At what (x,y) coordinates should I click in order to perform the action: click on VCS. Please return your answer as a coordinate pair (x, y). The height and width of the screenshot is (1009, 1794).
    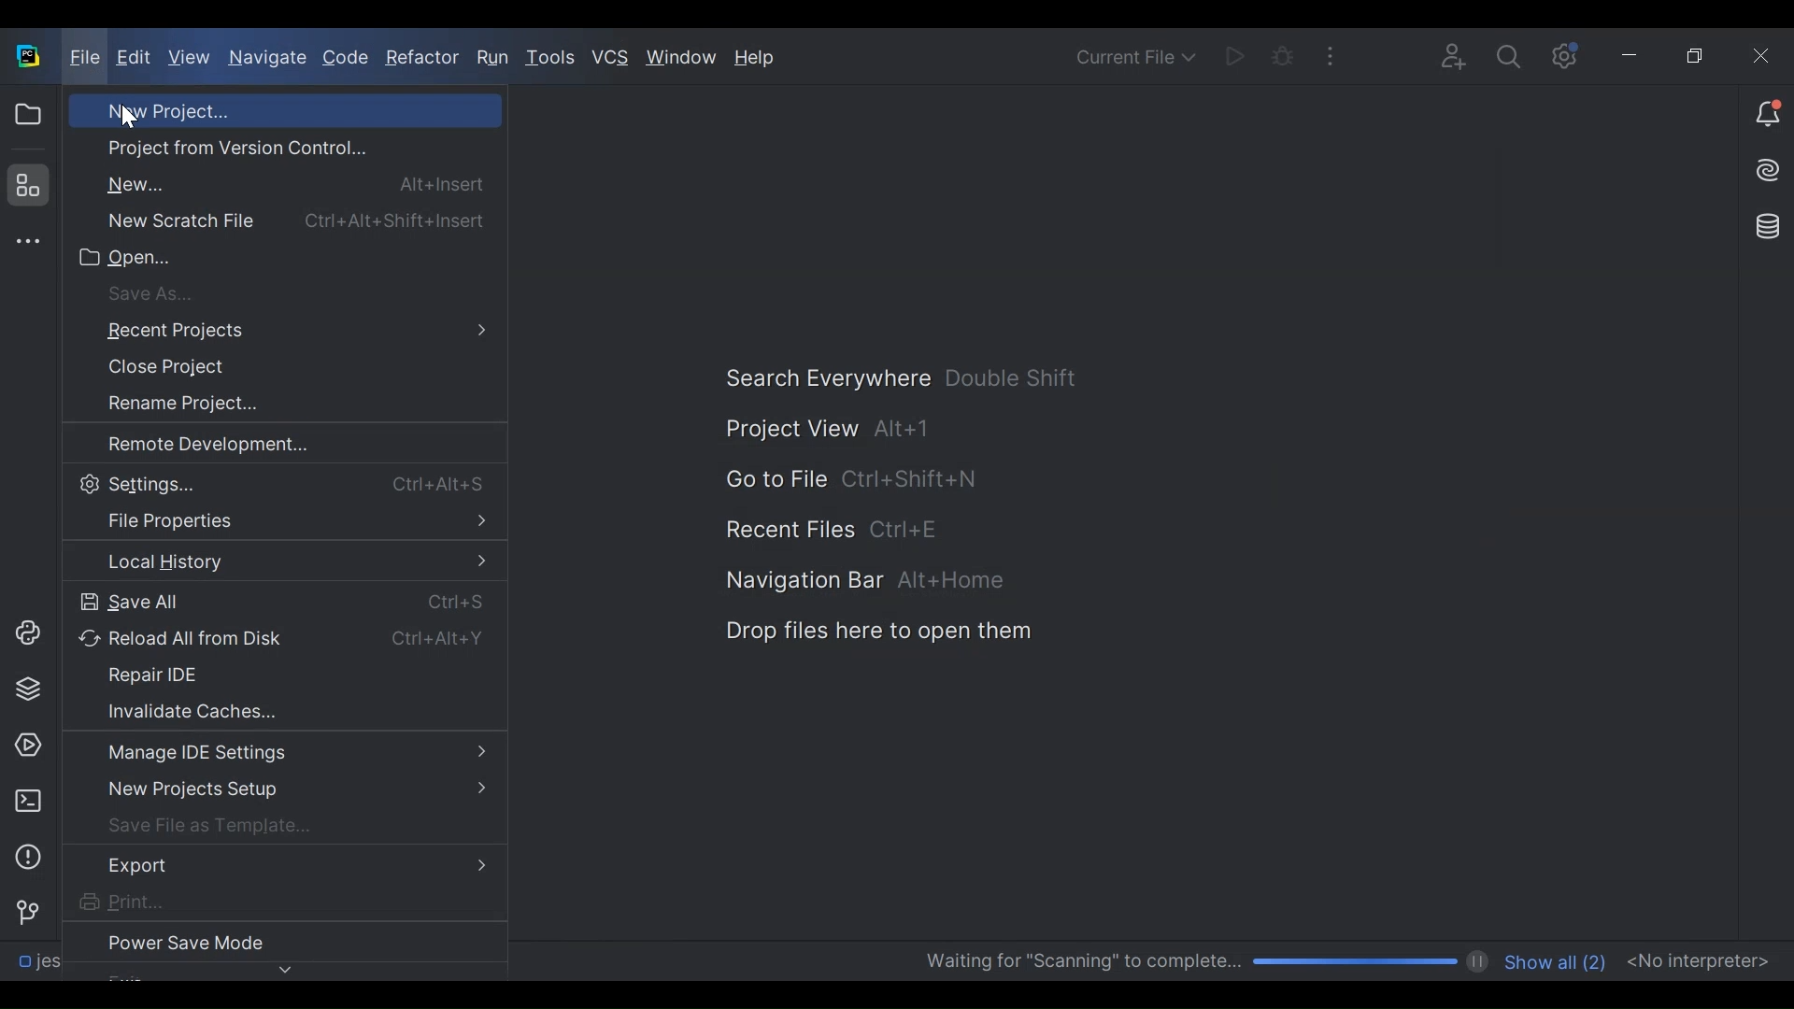
    Looking at the image, I should click on (610, 58).